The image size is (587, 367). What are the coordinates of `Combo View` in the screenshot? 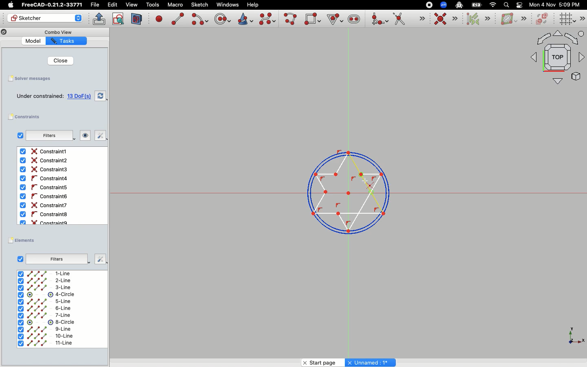 It's located at (57, 32).